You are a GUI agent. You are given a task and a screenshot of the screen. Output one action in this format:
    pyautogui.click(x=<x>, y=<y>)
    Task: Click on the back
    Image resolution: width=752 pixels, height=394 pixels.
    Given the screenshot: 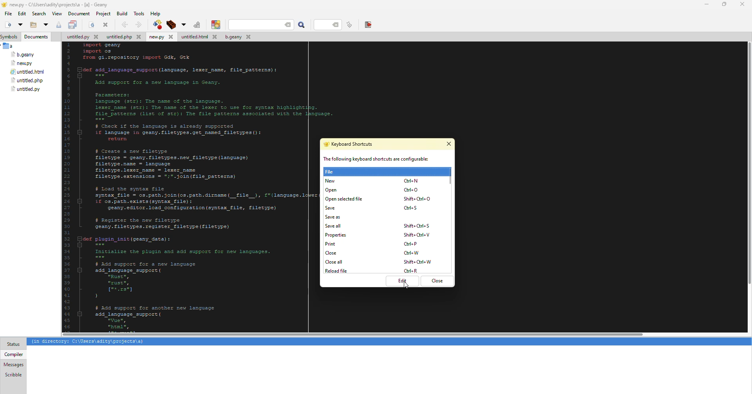 What is the action you would take?
    pyautogui.click(x=124, y=24)
    